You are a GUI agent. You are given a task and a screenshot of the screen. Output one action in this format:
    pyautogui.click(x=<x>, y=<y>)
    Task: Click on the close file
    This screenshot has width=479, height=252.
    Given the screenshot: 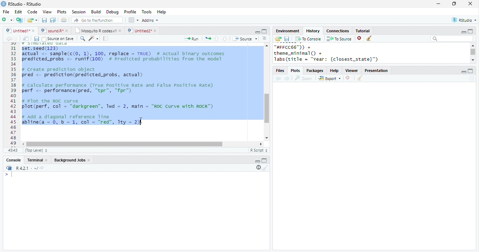 What is the action you would take?
    pyautogui.click(x=360, y=39)
    